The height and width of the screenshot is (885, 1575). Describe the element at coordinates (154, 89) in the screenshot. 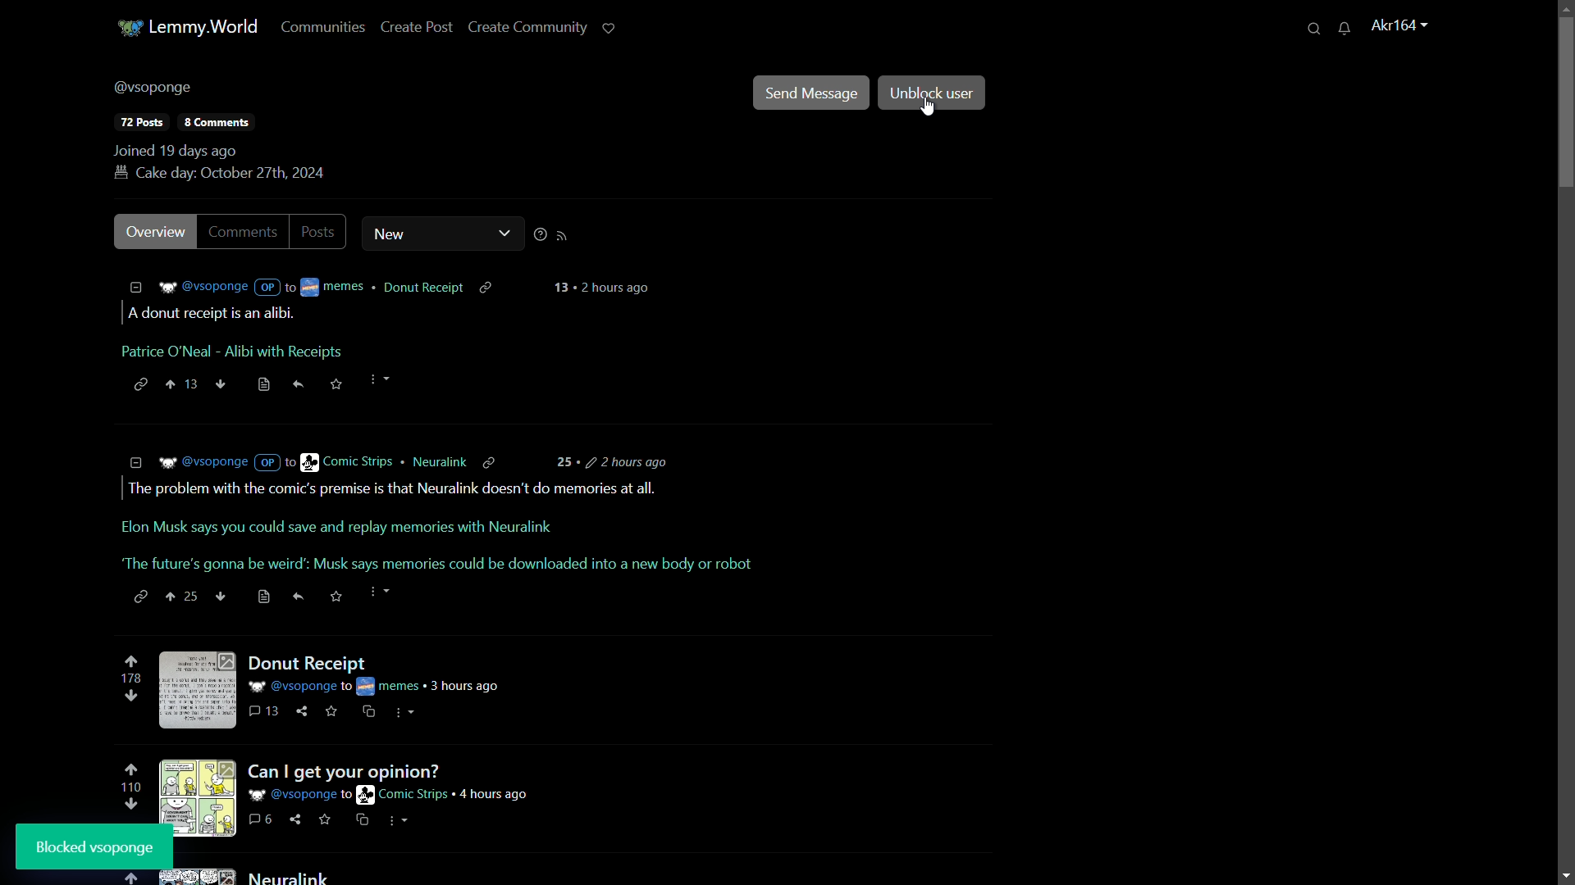

I see `username` at that location.